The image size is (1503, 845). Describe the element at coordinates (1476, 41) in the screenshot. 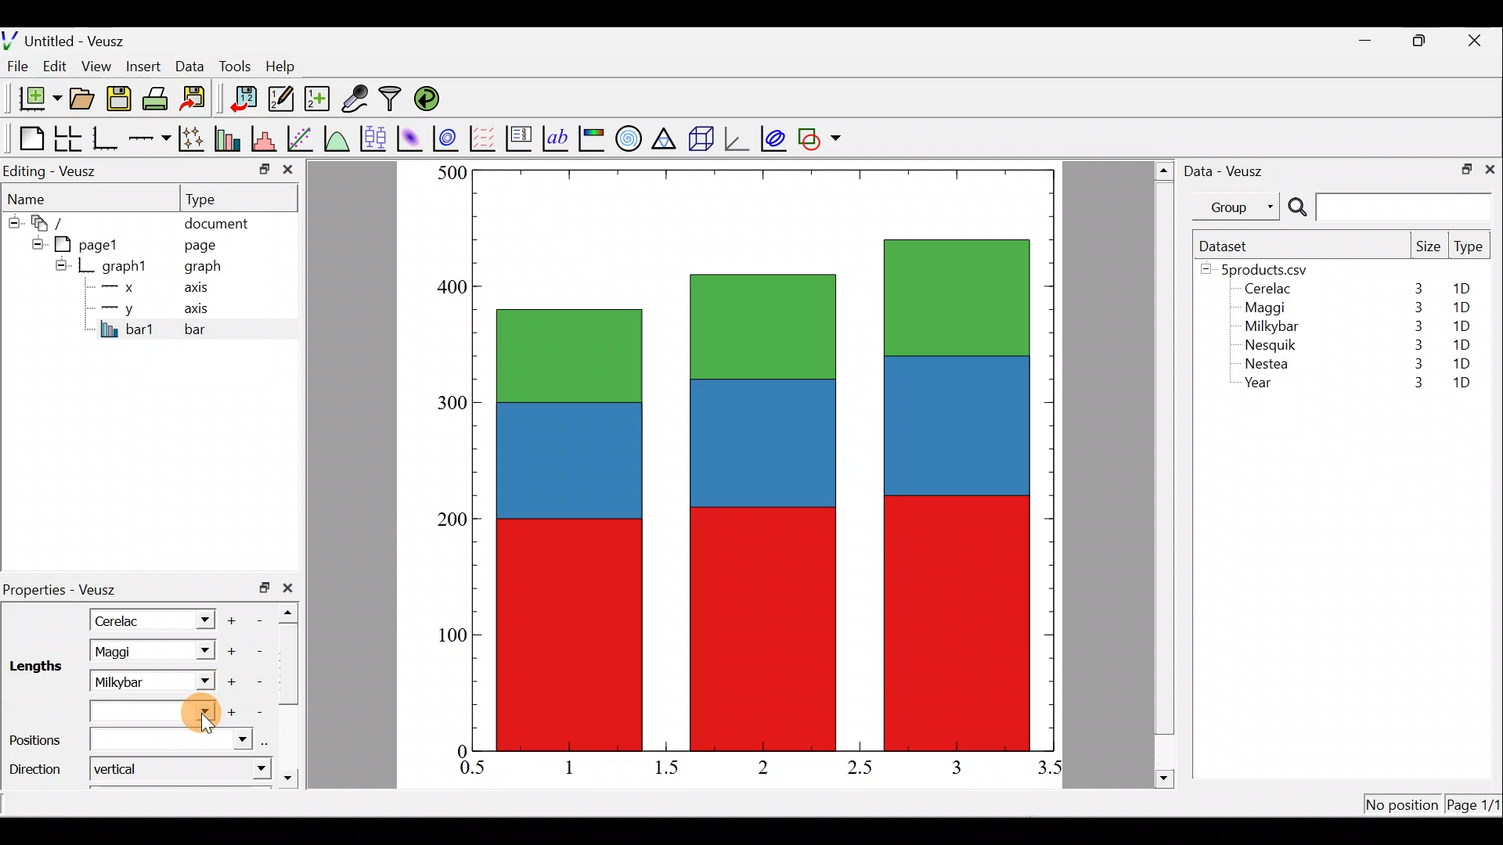

I see `close` at that location.